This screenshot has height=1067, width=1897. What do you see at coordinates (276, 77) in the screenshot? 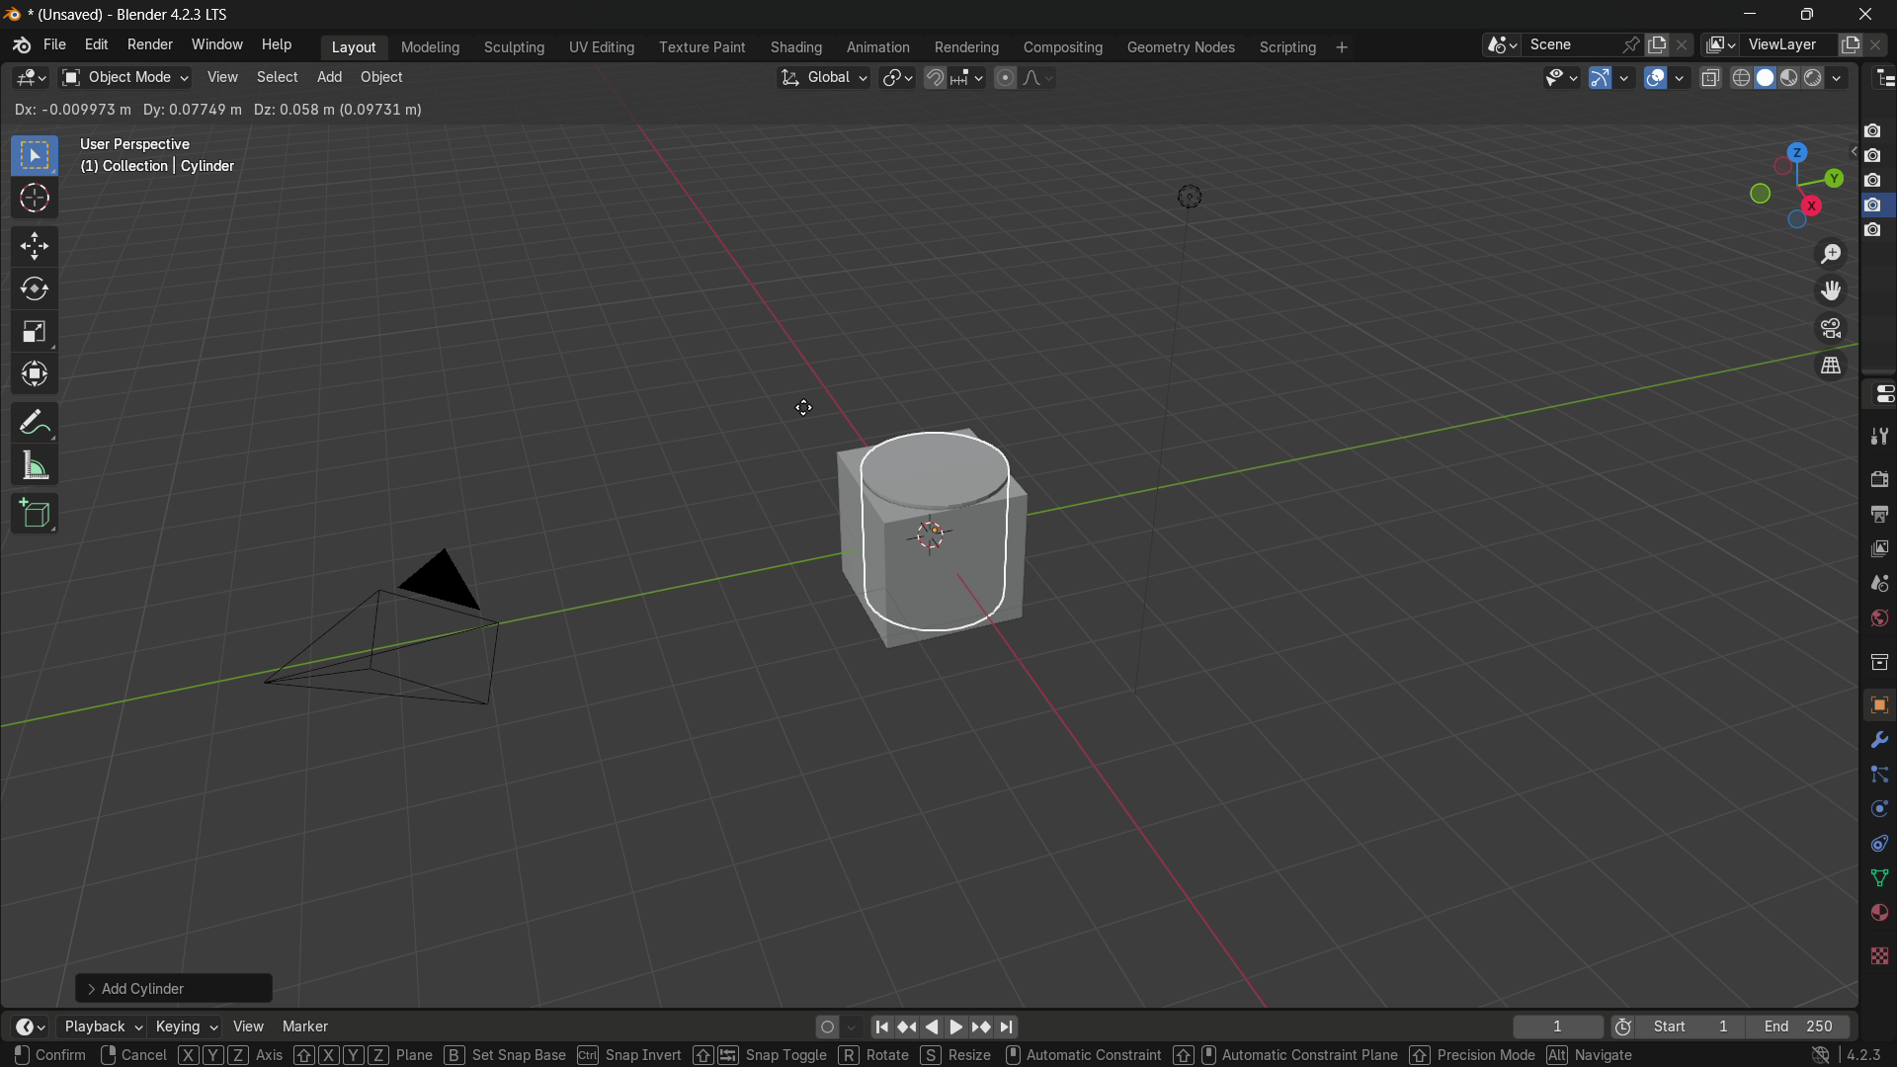
I see `select` at bounding box center [276, 77].